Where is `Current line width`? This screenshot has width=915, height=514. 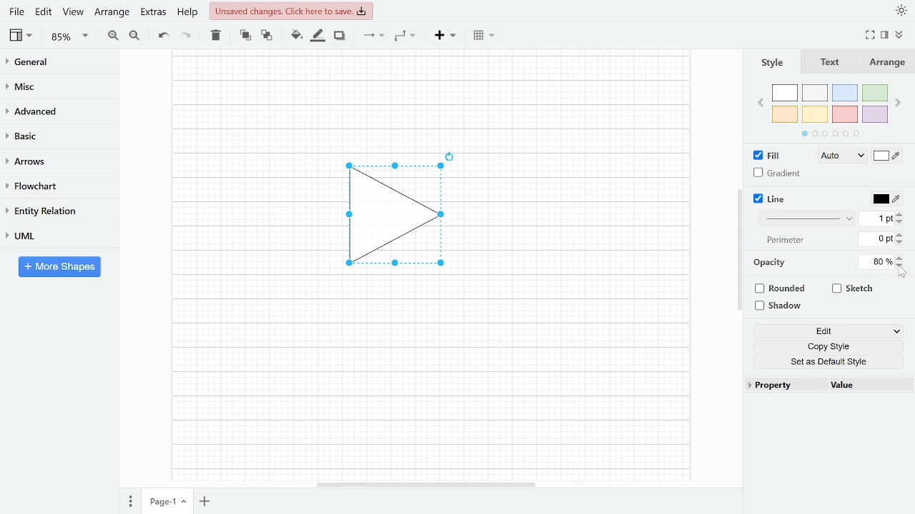 Current line width is located at coordinates (877, 218).